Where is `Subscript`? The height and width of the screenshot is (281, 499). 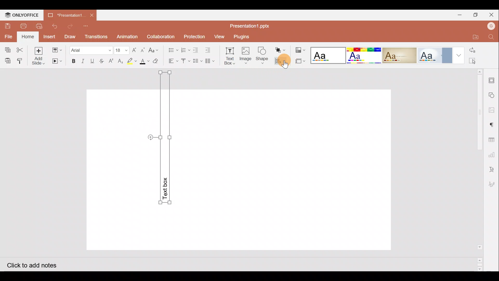 Subscript is located at coordinates (121, 62).